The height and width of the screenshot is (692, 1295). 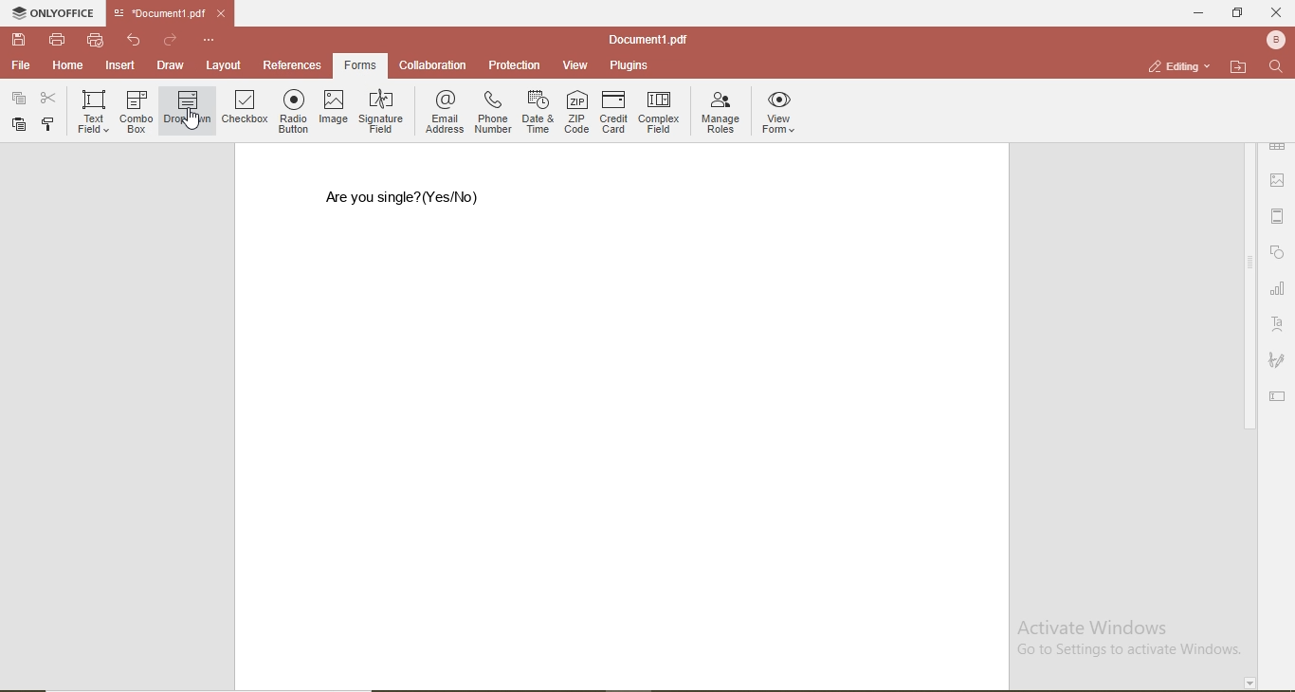 I want to click on close, so click(x=1277, y=13).